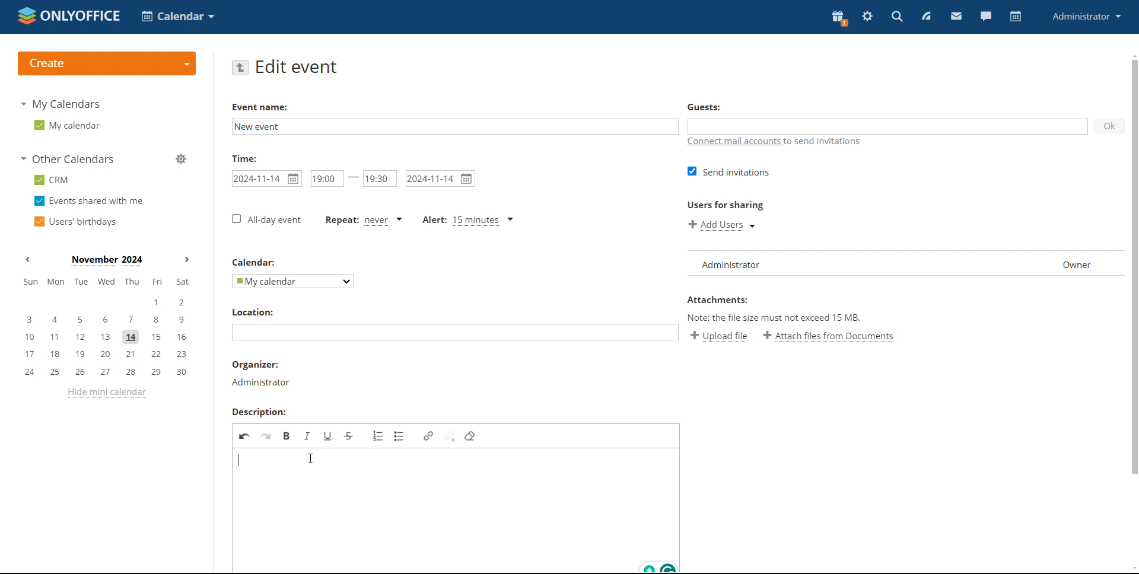 The height and width of the screenshot is (574, 1139). Describe the element at coordinates (181, 160) in the screenshot. I see `manage` at that location.